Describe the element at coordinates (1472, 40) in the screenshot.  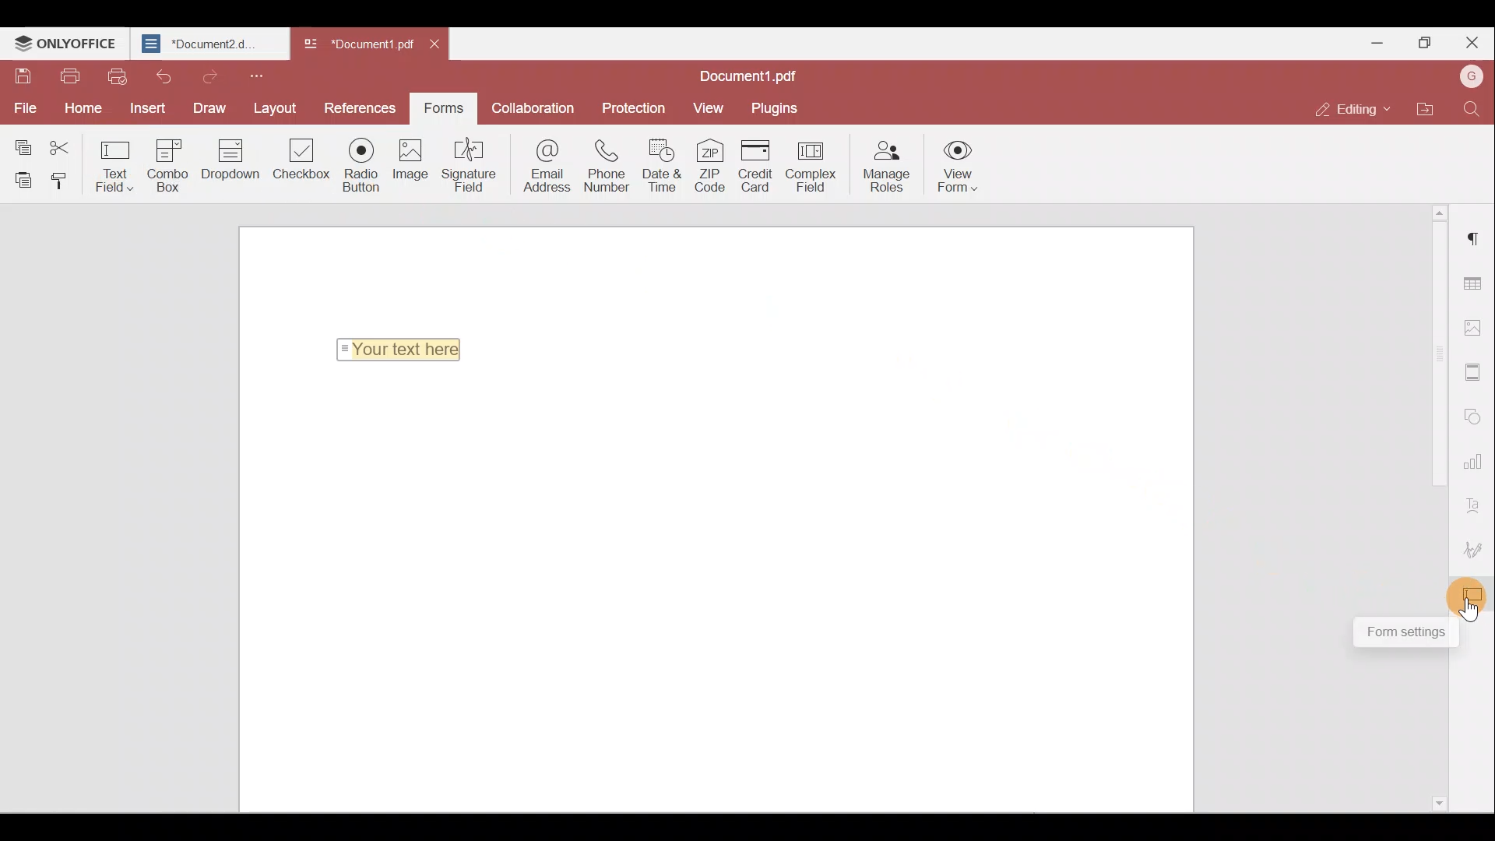
I see `Close` at that location.